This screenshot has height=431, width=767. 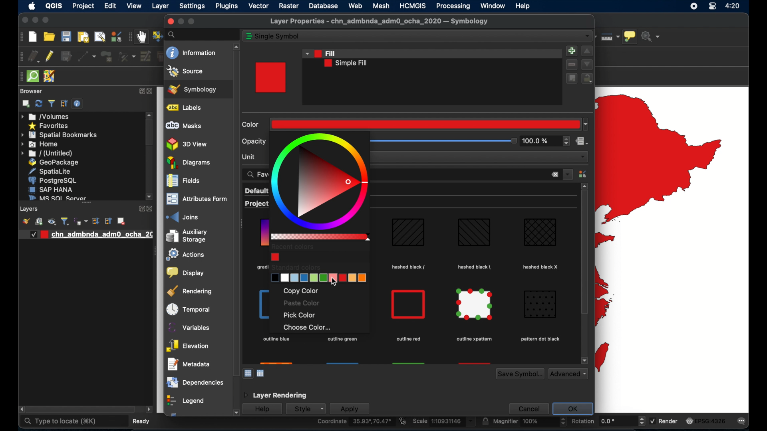 I want to click on QGIS, so click(x=54, y=7).